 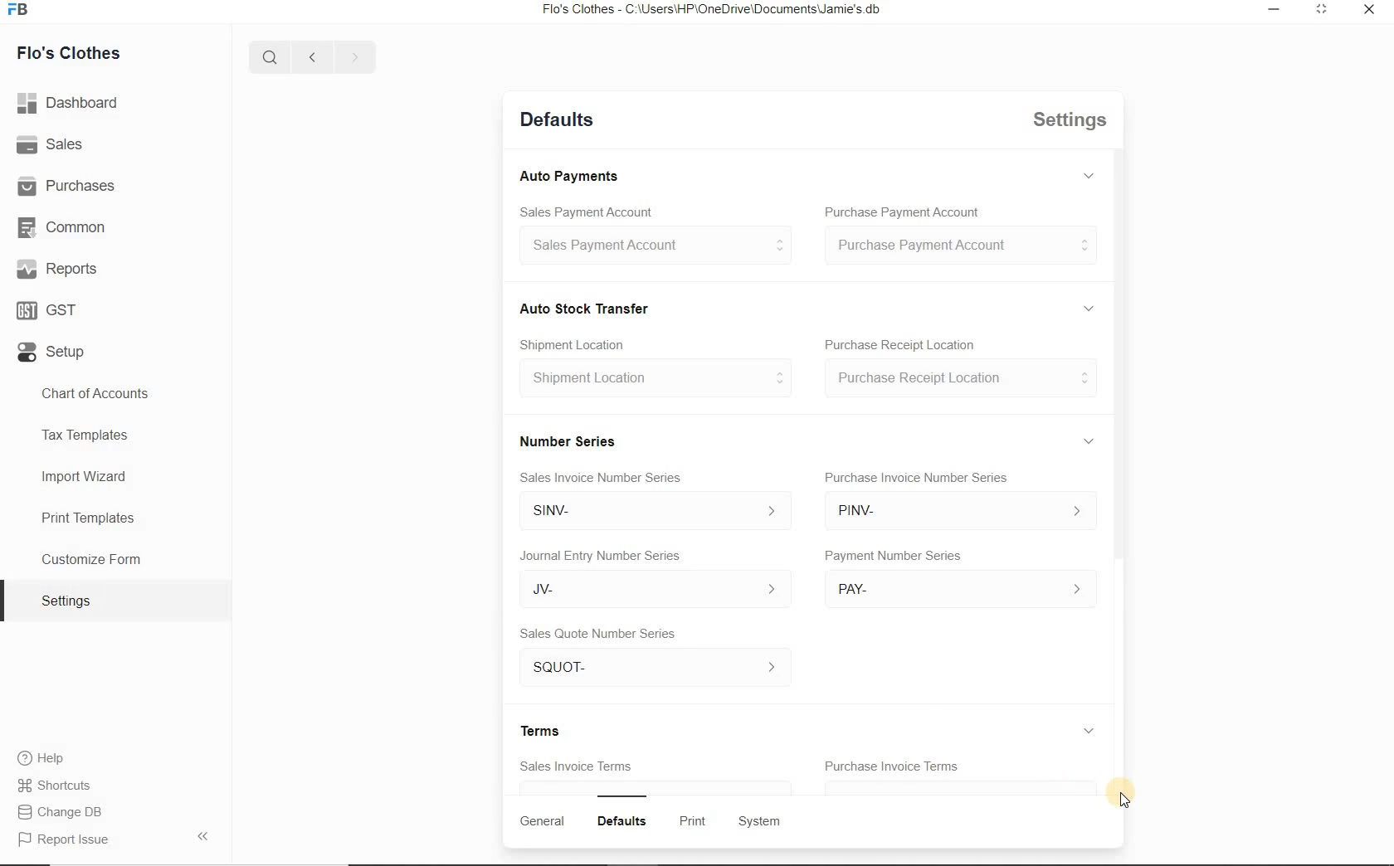 I want to click on Purchase Payment Account, so click(x=926, y=246).